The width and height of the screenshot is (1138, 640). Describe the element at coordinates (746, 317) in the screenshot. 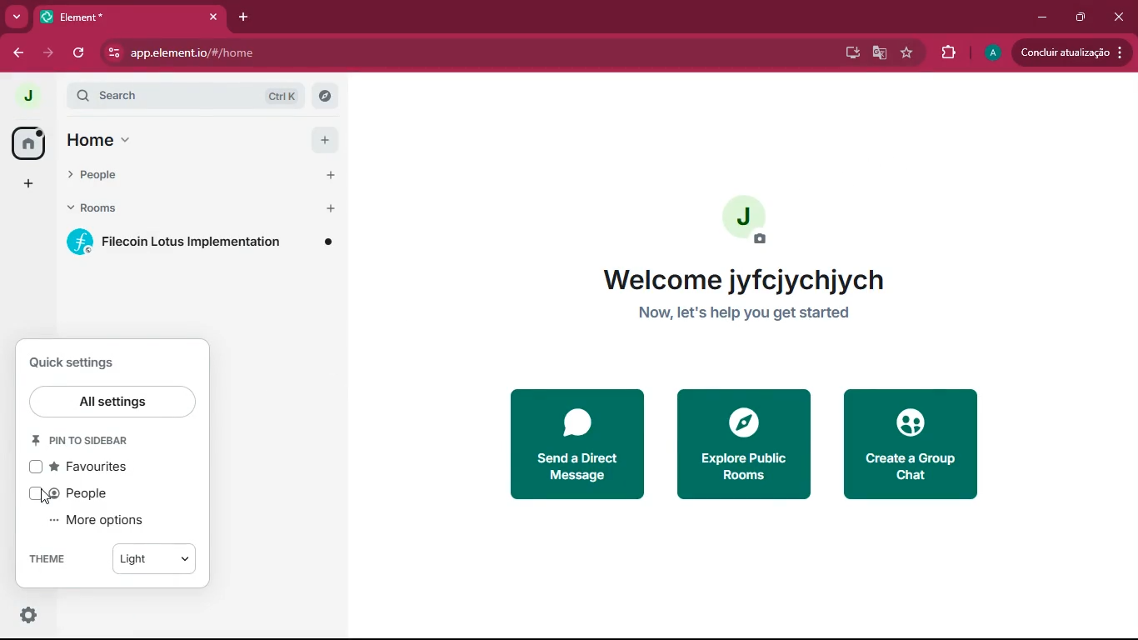

I see `Now, let's help you get started` at that location.